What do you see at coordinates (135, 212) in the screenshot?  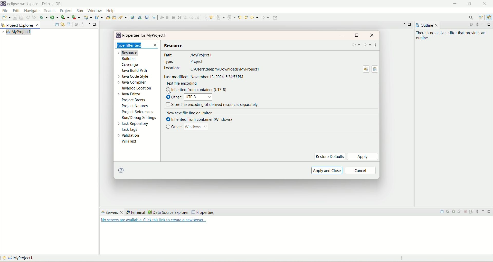 I see `terminal` at bounding box center [135, 212].